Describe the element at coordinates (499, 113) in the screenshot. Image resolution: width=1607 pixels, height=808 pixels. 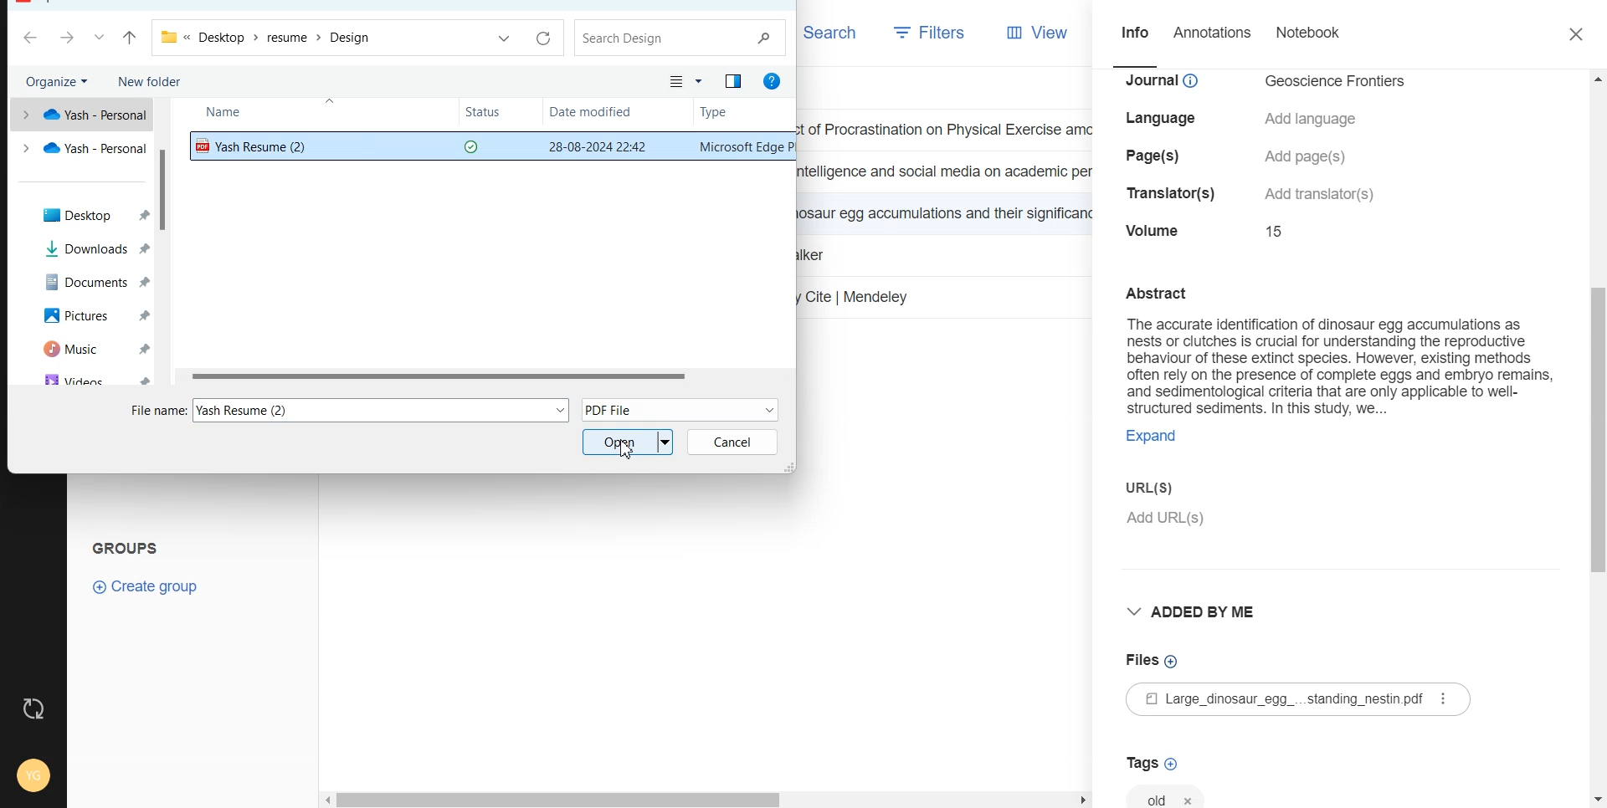
I see `Status` at that location.